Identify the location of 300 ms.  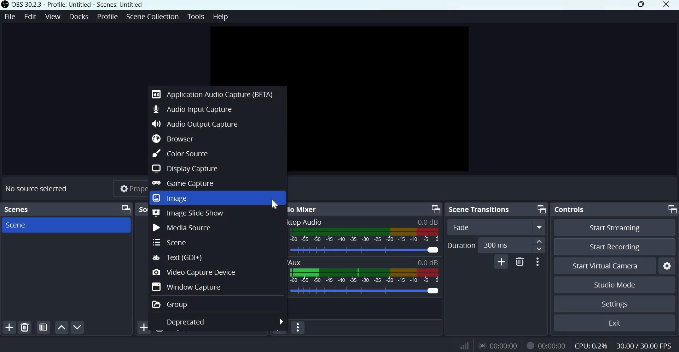
(506, 246).